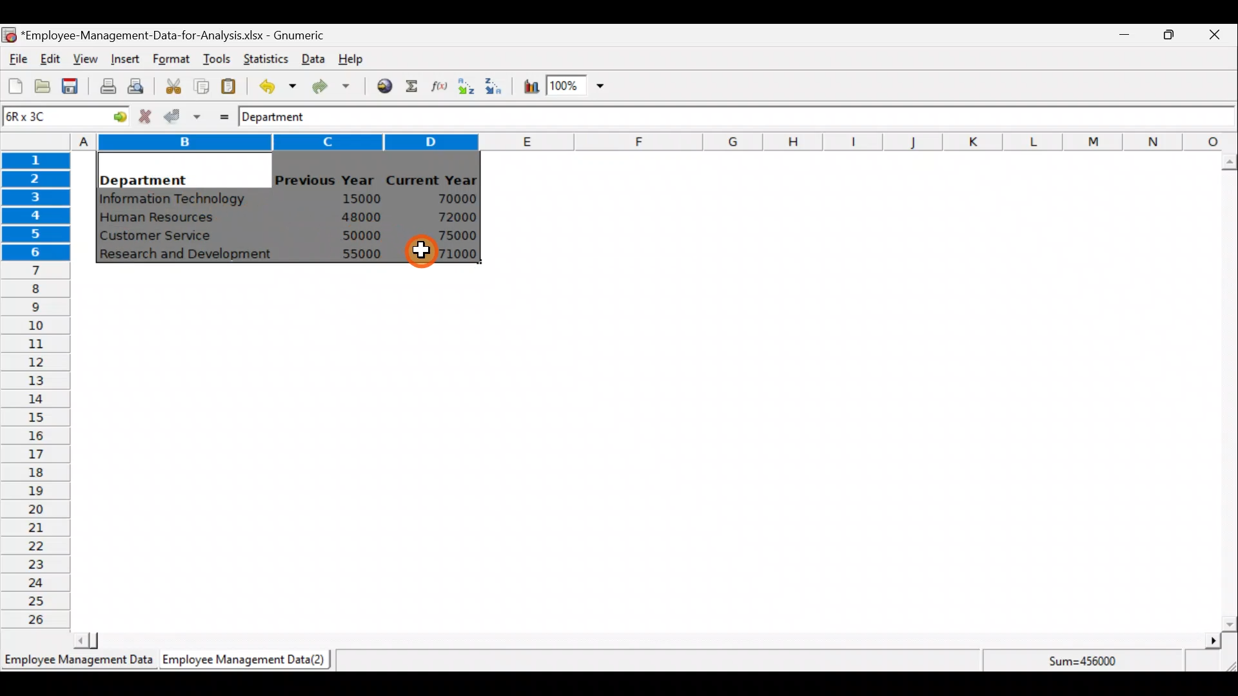 The width and height of the screenshot is (1238, 696). I want to click on Minimize, so click(1122, 37).